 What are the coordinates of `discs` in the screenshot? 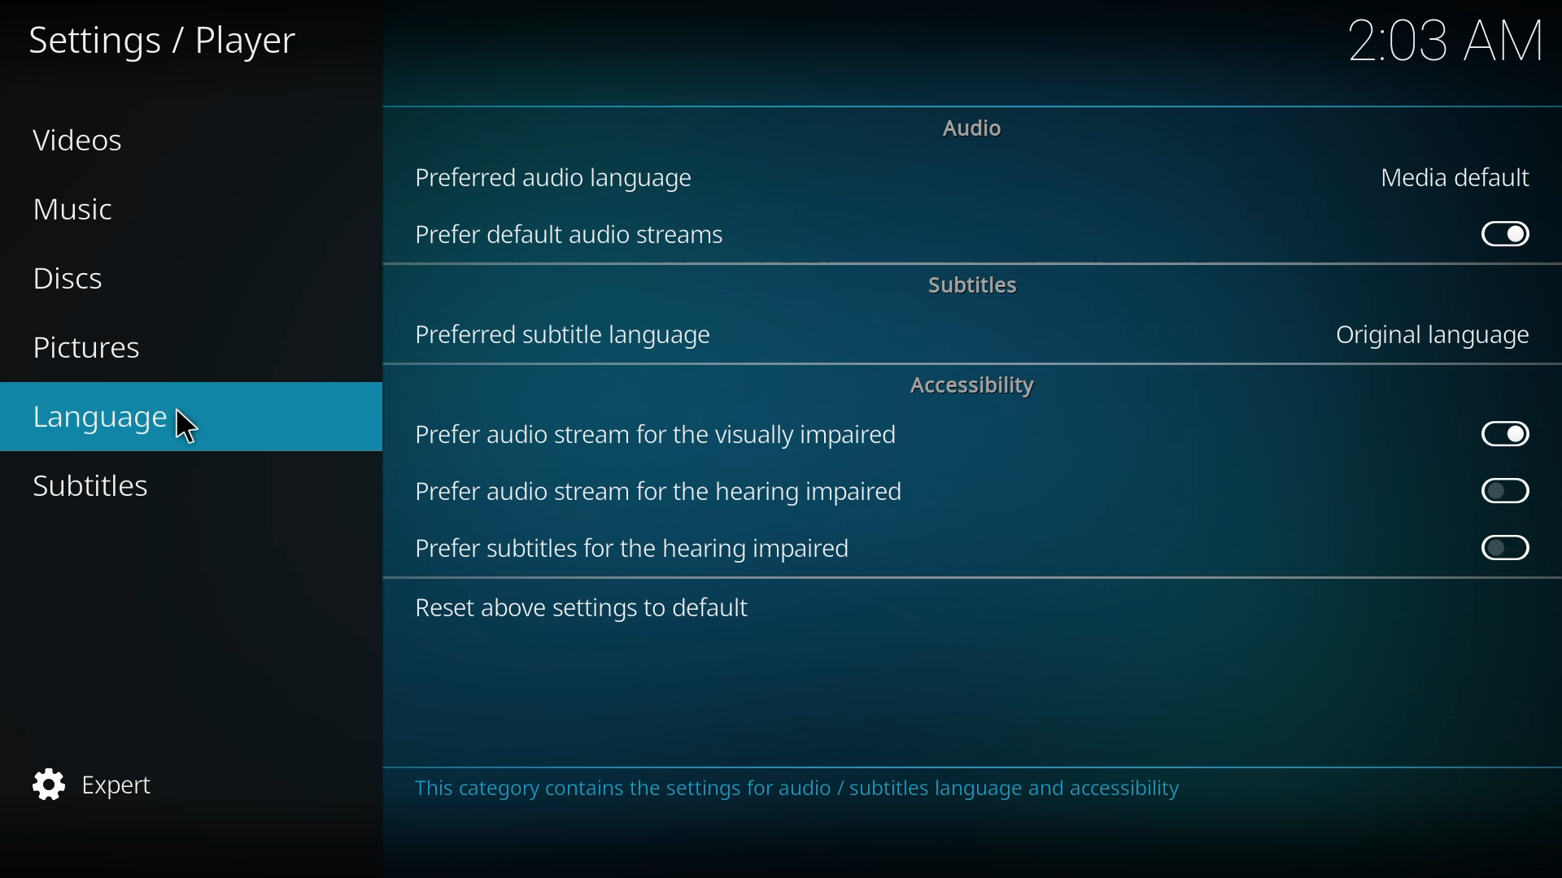 It's located at (67, 276).